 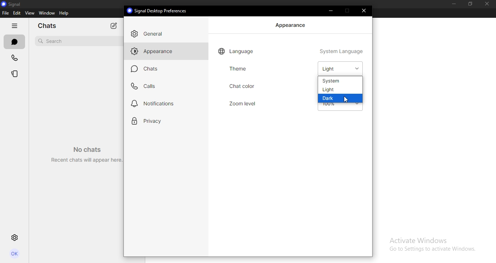 What do you see at coordinates (365, 11) in the screenshot?
I see `close` at bounding box center [365, 11].